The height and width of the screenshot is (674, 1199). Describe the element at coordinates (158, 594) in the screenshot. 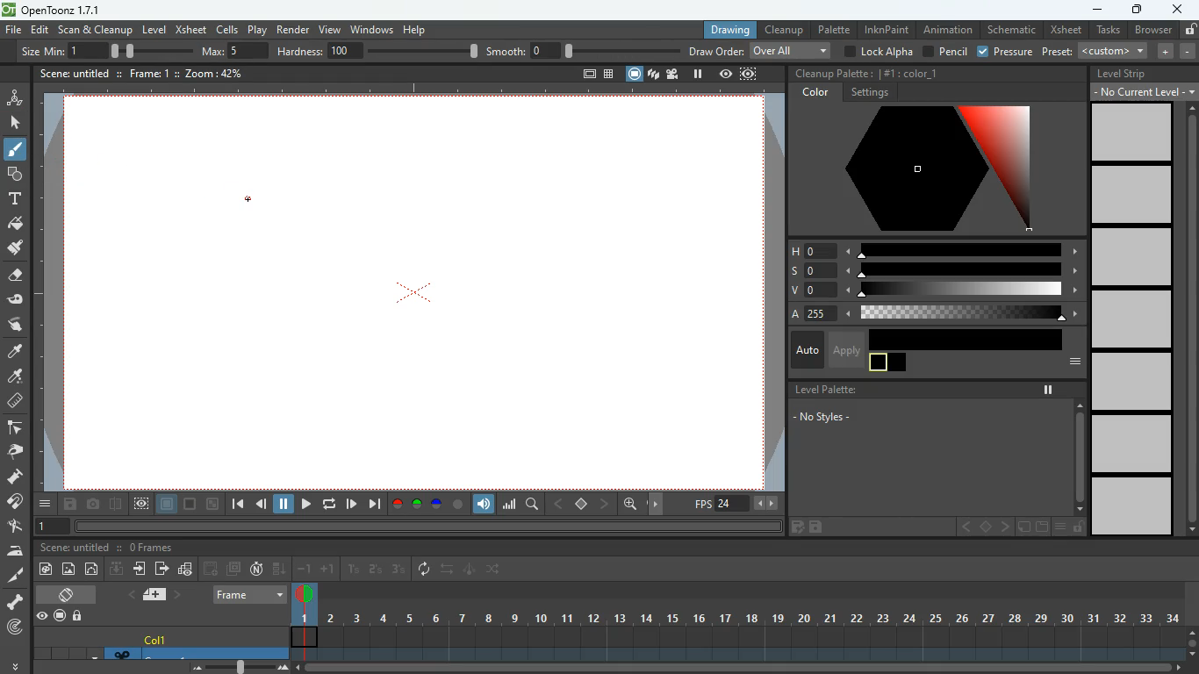

I see `document` at that location.